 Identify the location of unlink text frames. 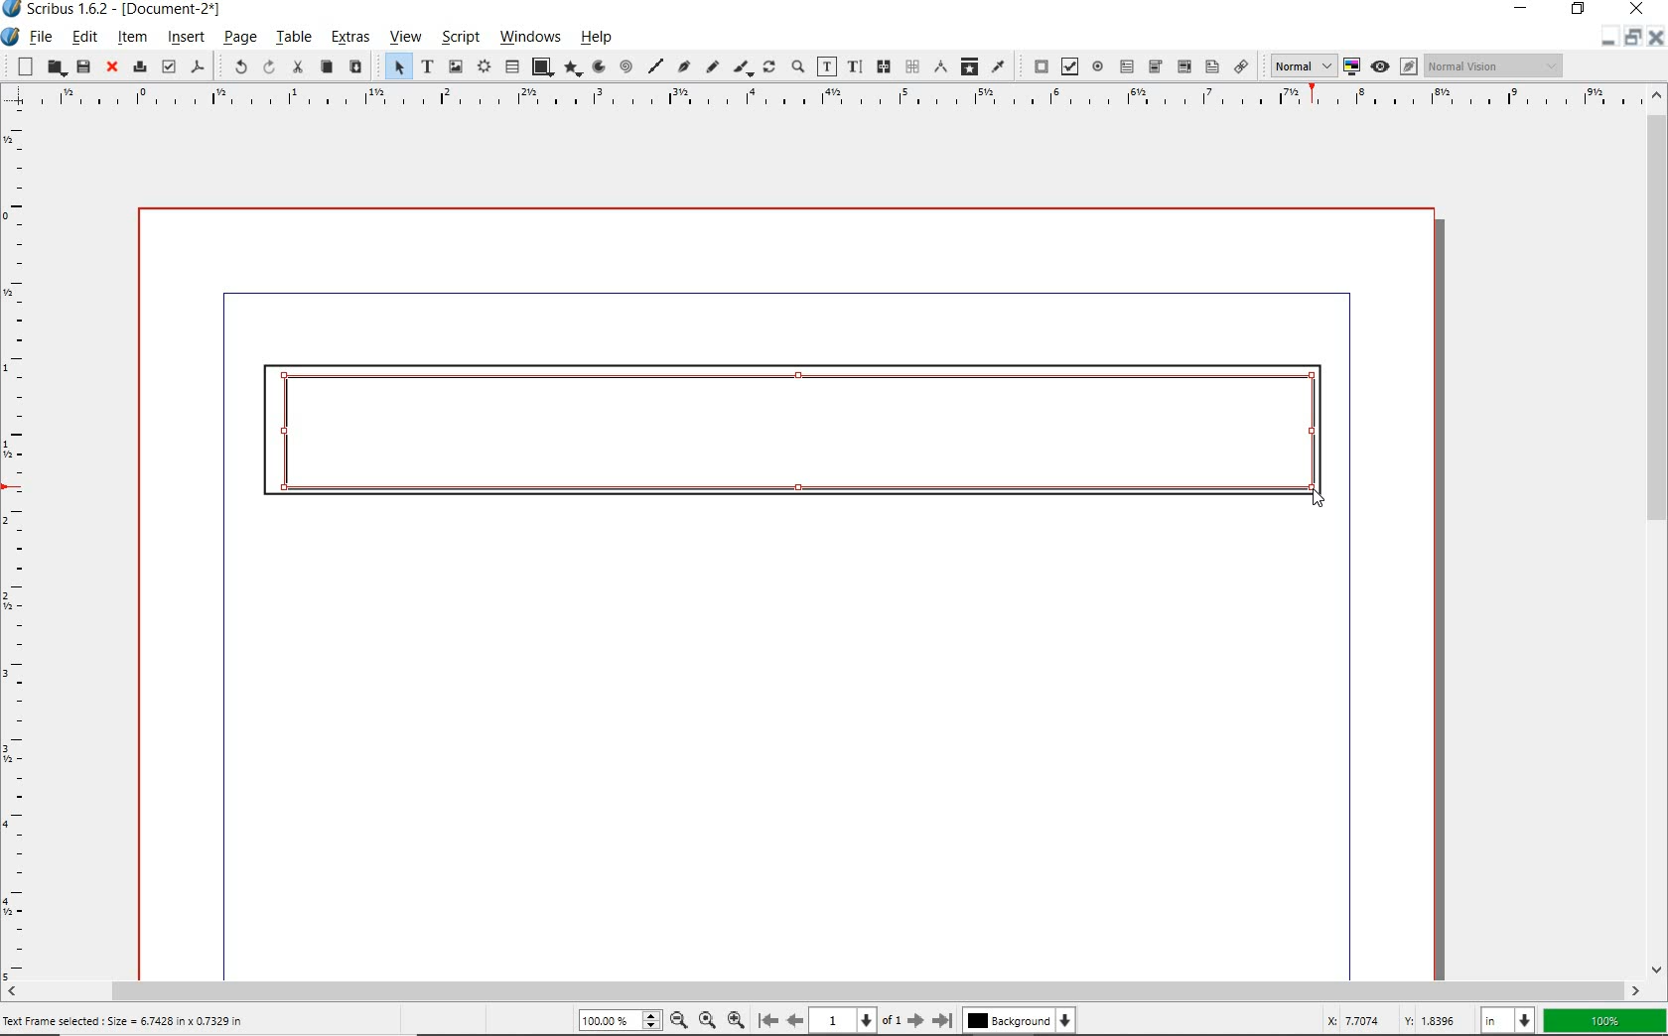
(881, 67).